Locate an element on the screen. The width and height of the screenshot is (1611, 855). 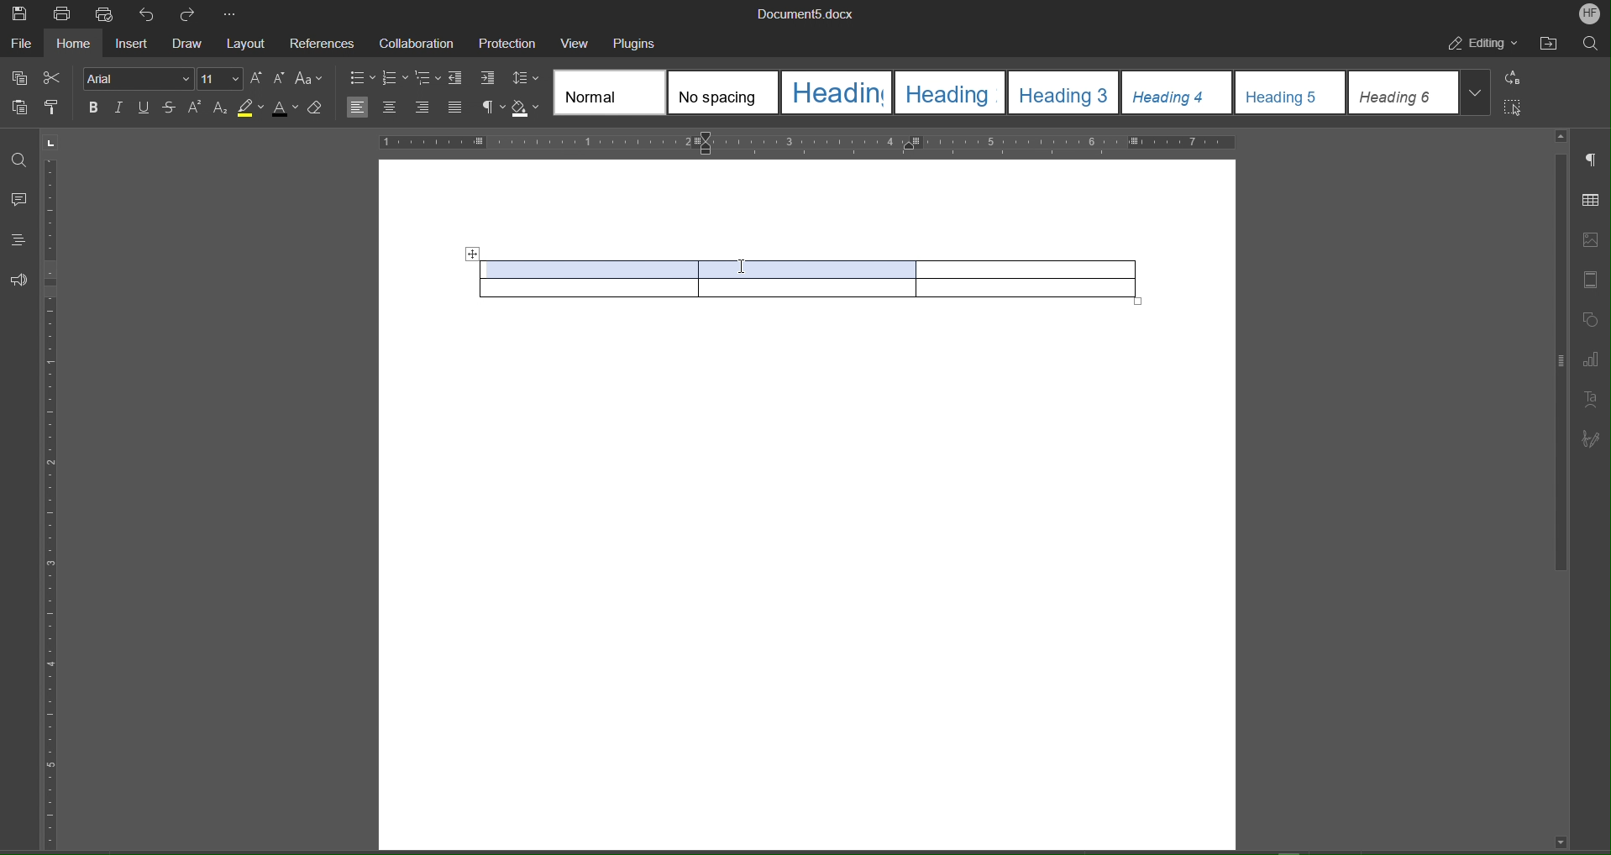
scroll up is located at coordinates (1561, 136).